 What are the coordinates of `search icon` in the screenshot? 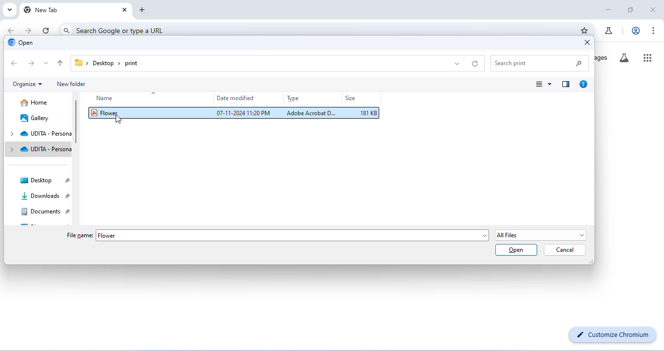 It's located at (67, 29).